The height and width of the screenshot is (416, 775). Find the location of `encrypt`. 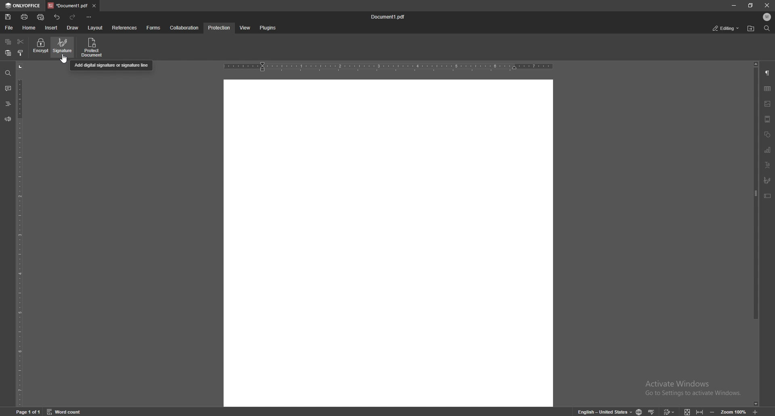

encrypt is located at coordinates (40, 46).